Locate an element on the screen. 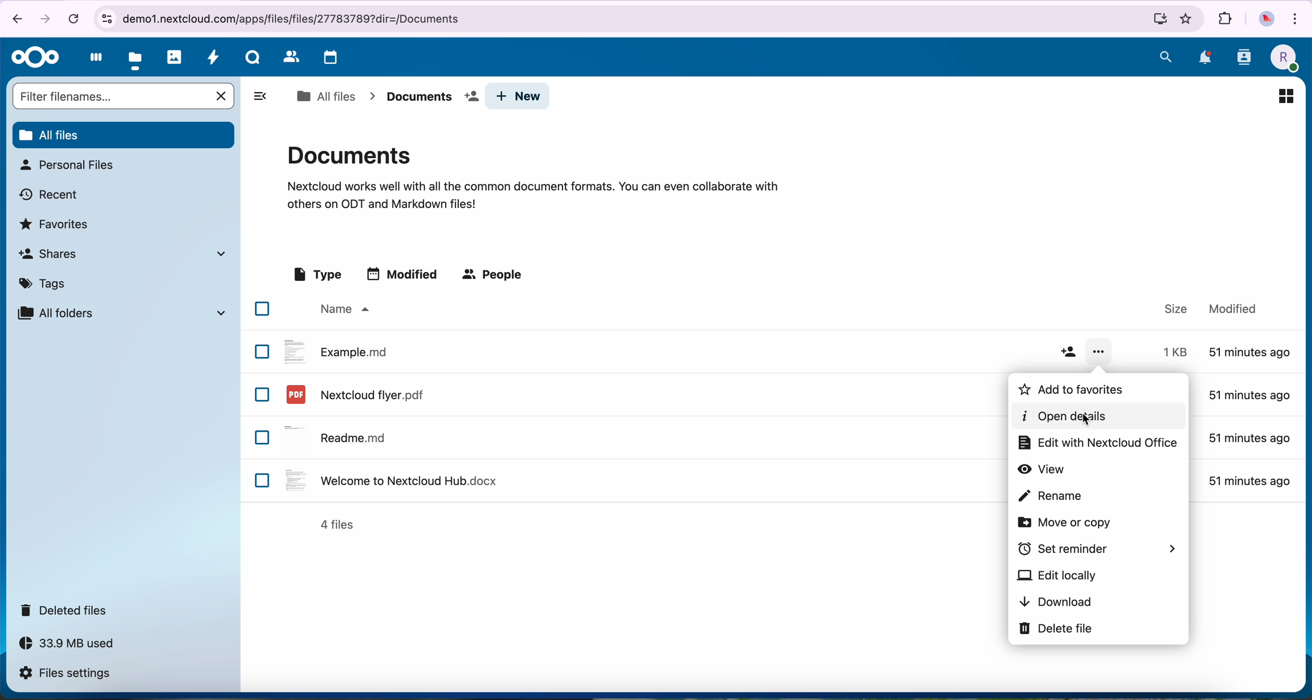  customize and control Google Chrome is located at coordinates (1298, 17).